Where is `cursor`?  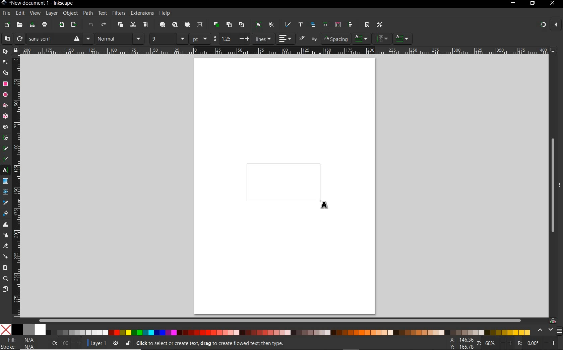 cursor is located at coordinates (325, 205).